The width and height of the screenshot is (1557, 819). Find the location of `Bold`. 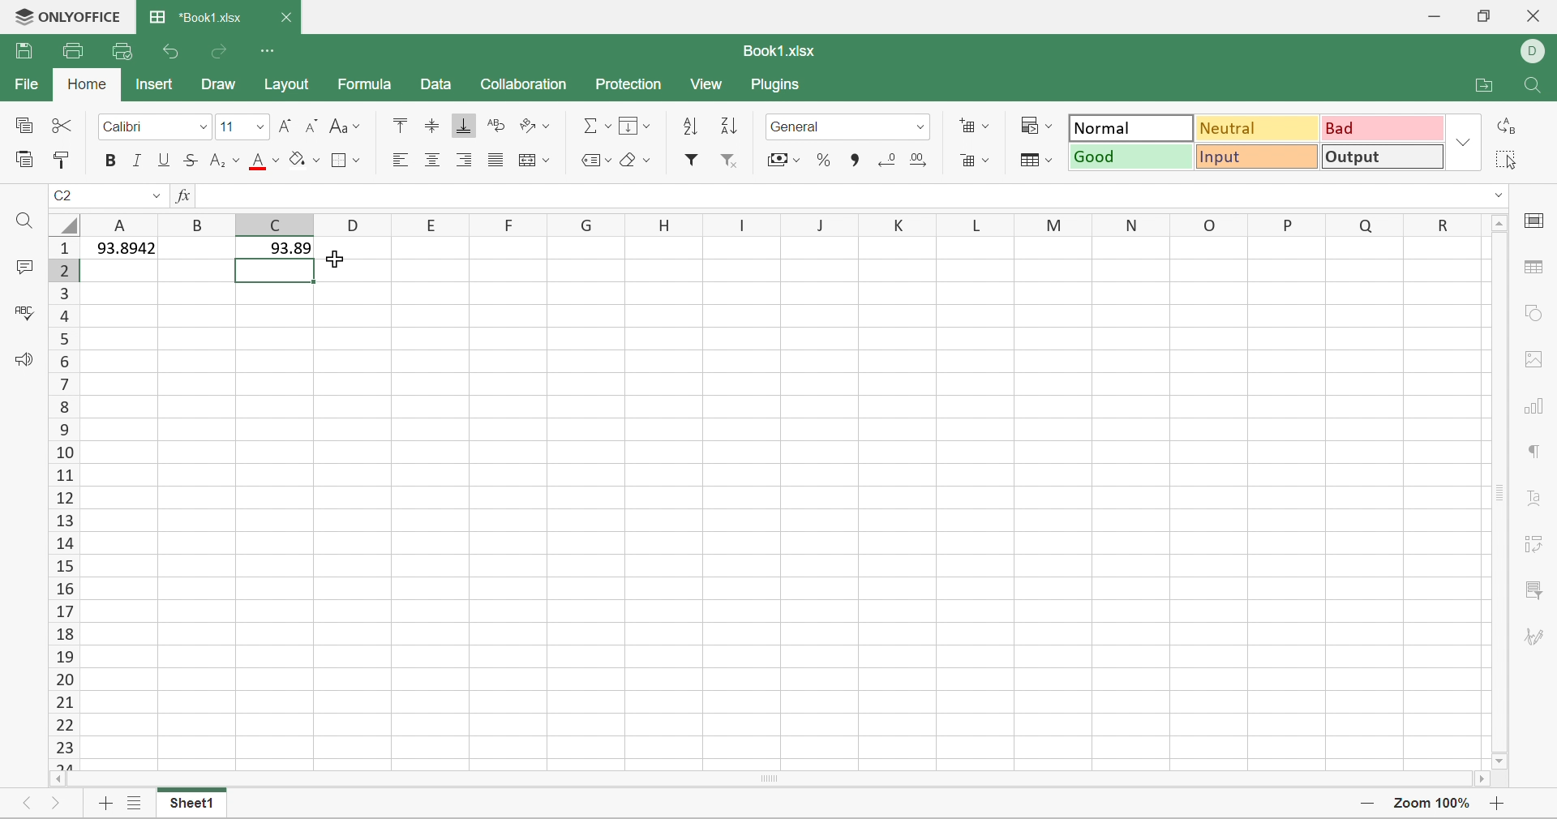

Bold is located at coordinates (112, 161).